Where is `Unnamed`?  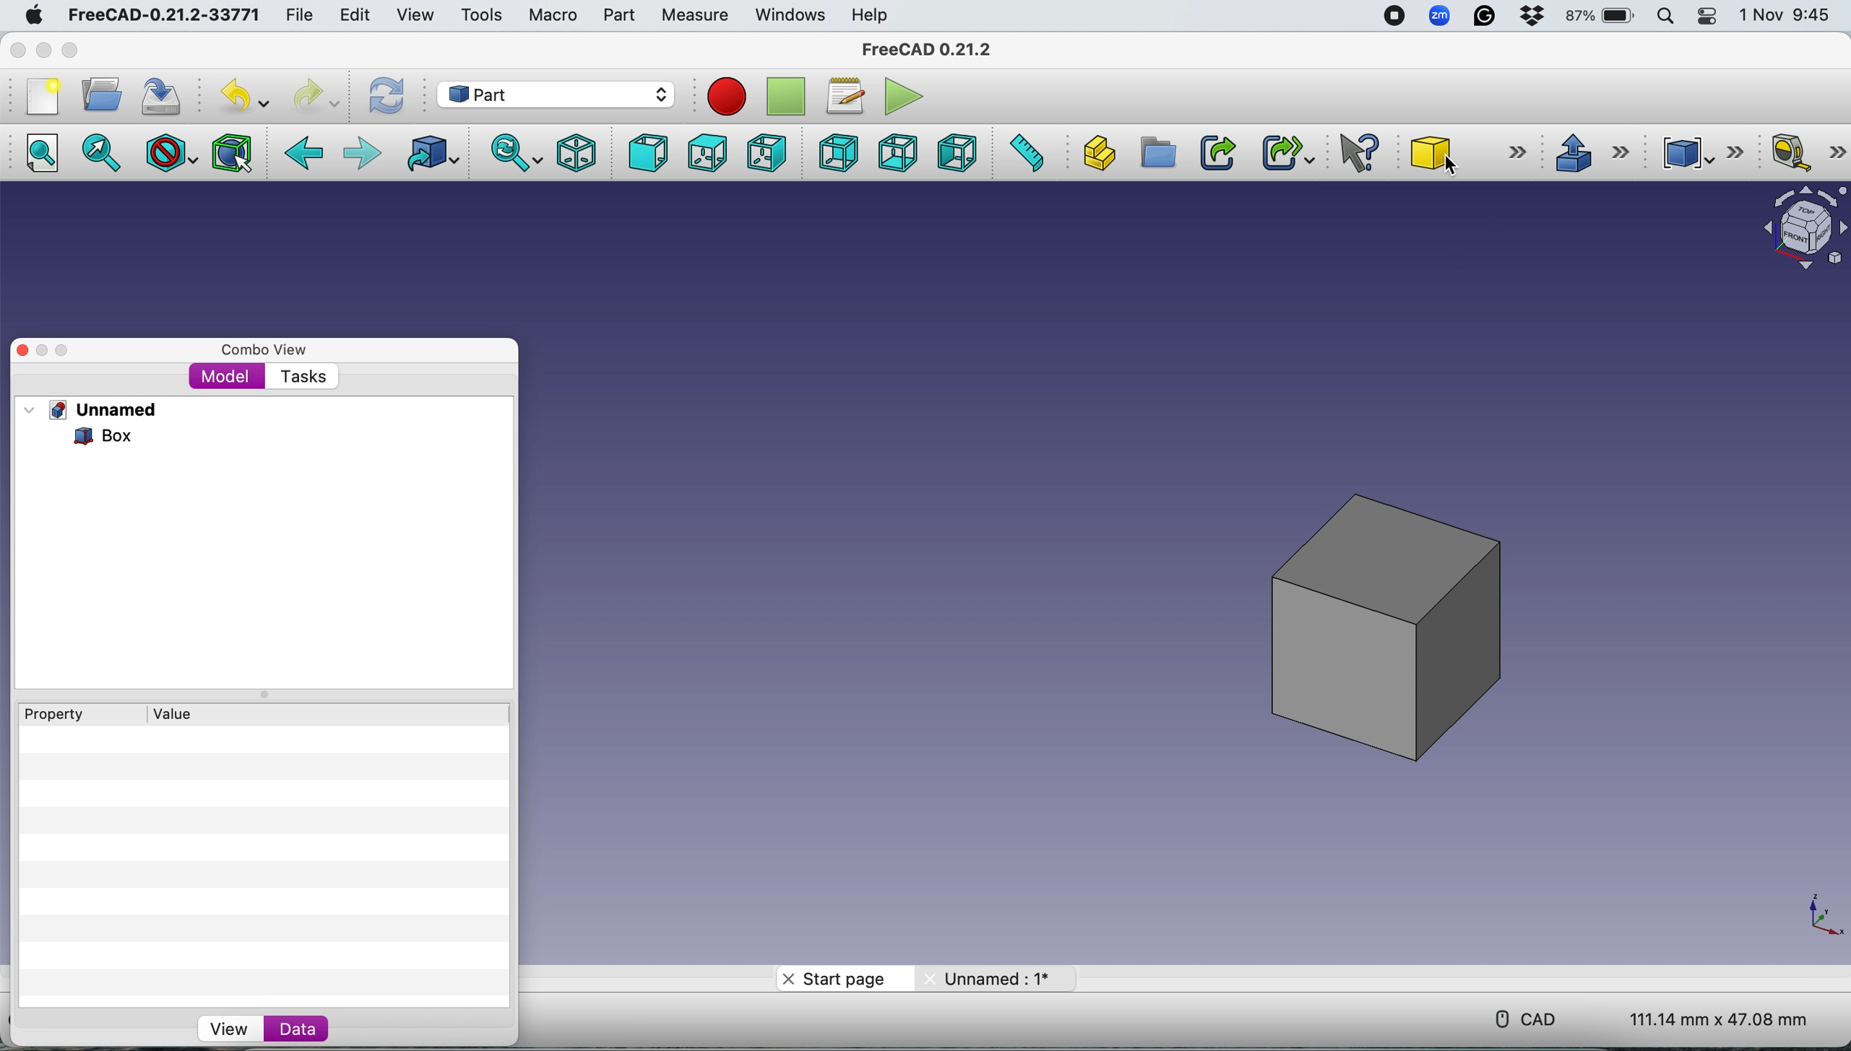 Unnamed is located at coordinates (994, 977).